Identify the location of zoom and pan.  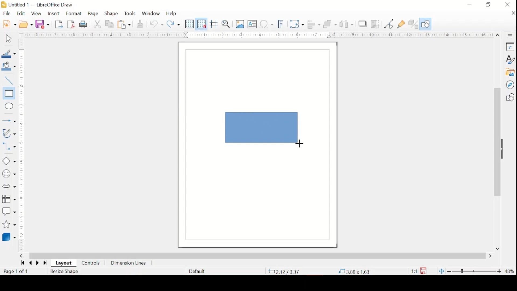
(227, 24).